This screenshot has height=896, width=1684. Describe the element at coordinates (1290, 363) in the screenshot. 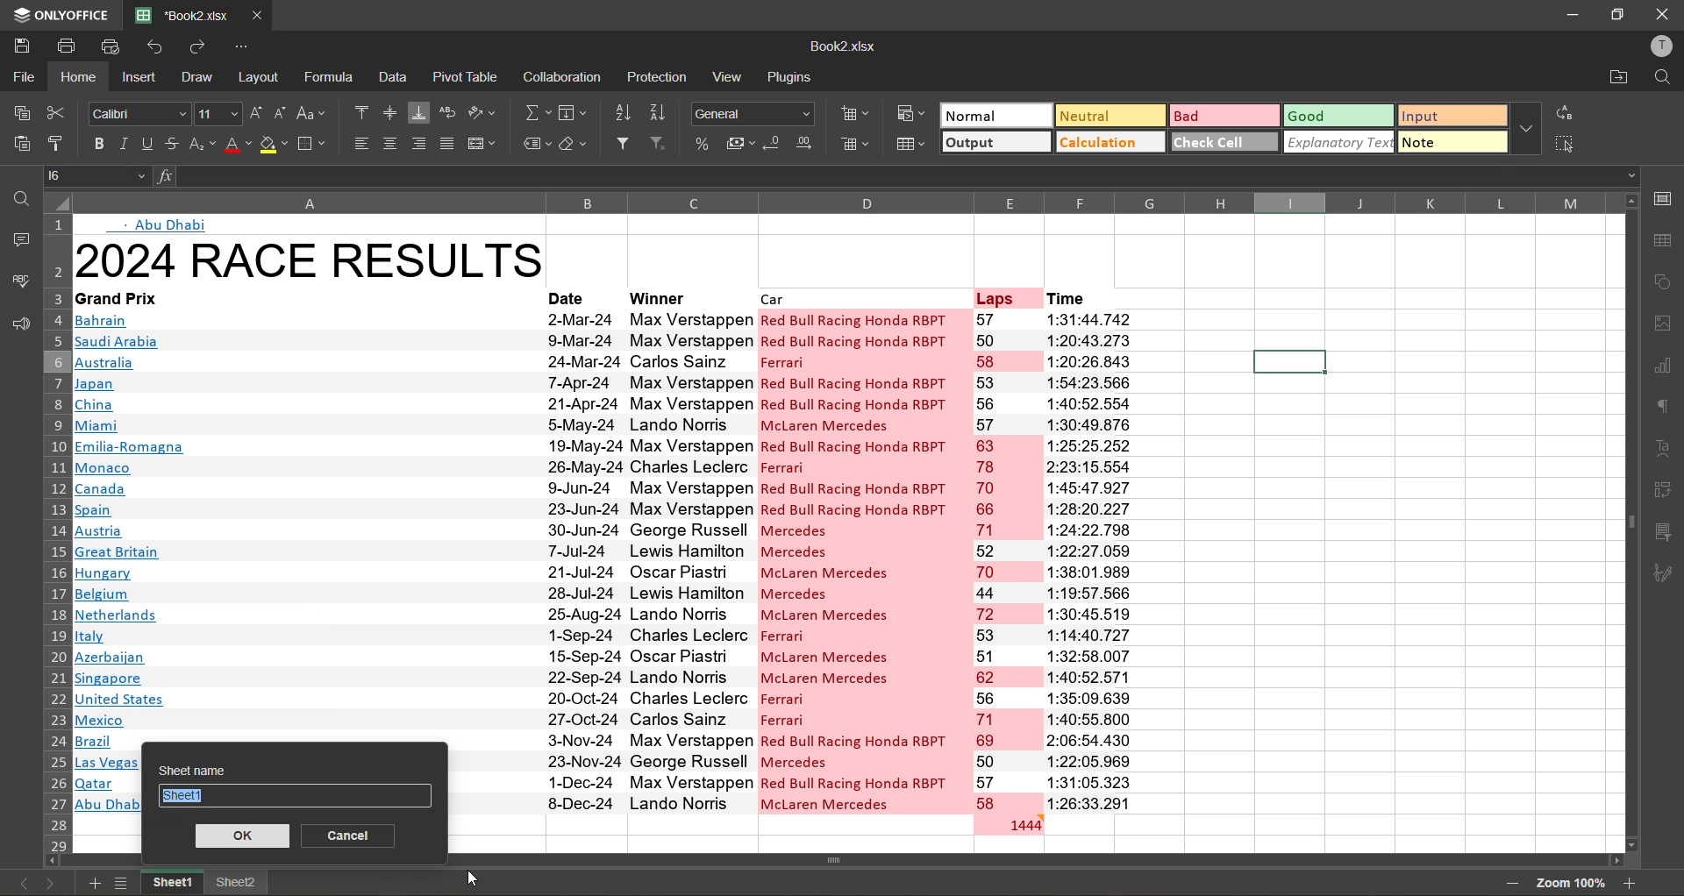

I see `selected cell` at that location.